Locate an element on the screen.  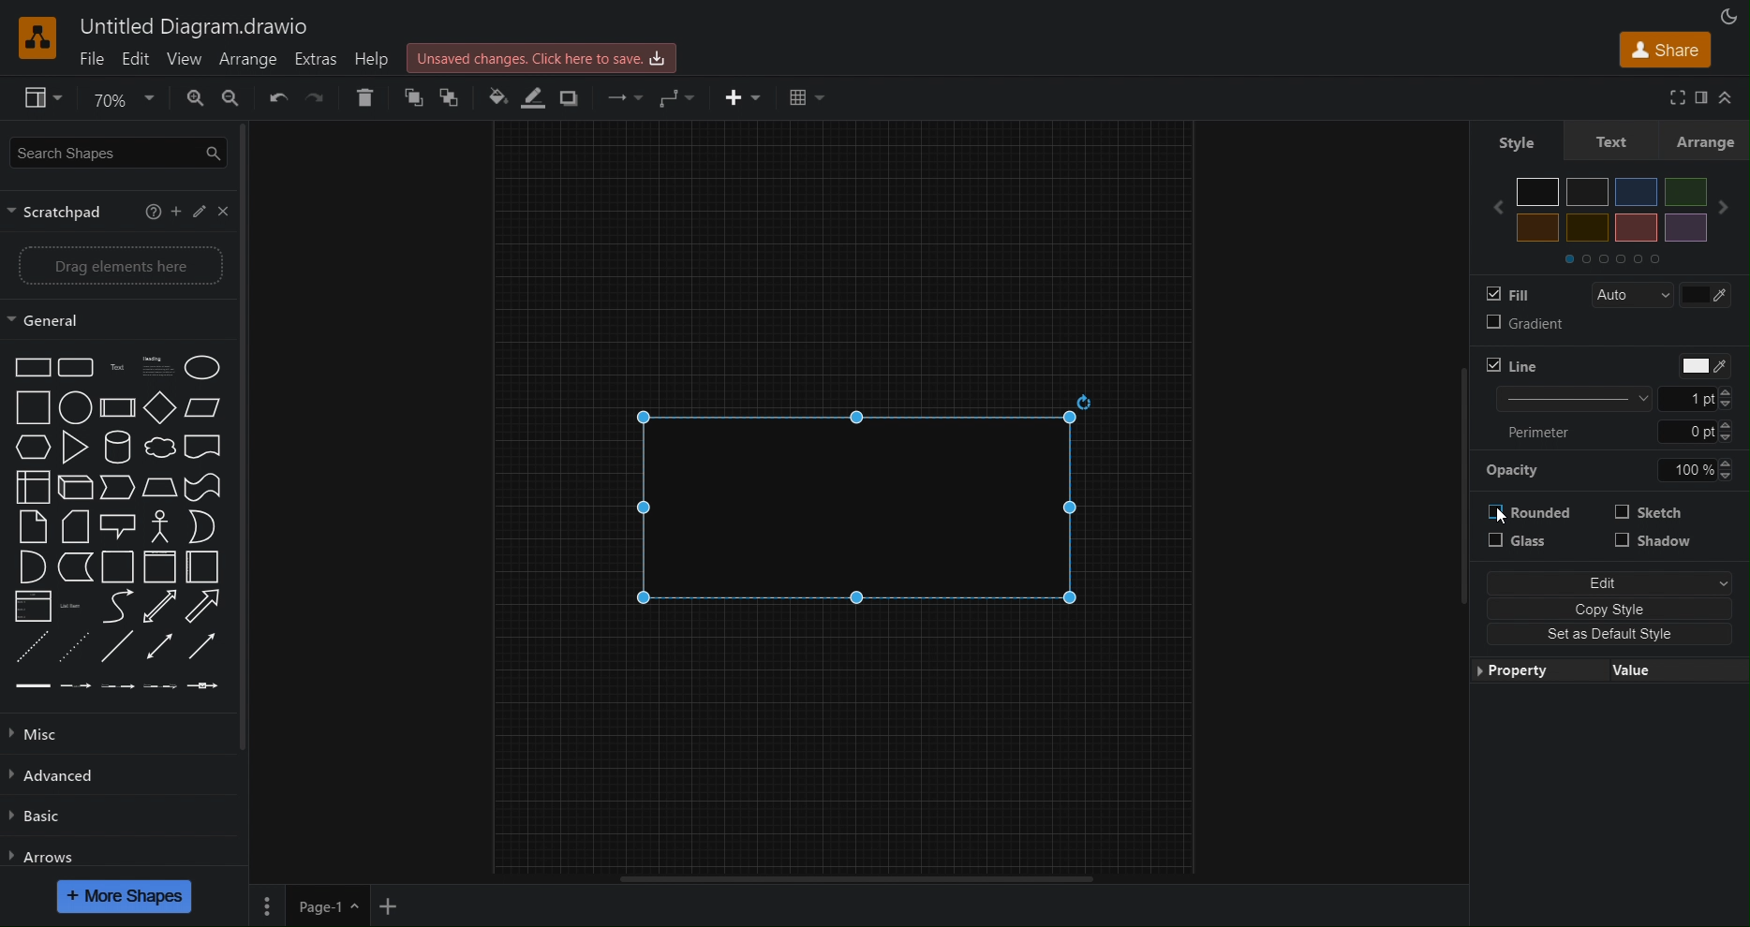
Search Shapes is located at coordinates (110, 154).